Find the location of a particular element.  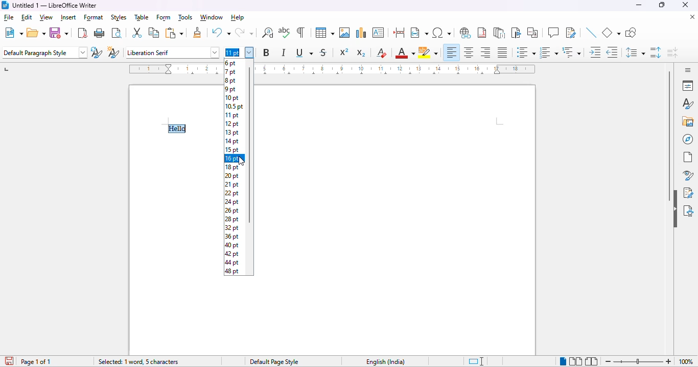

align center is located at coordinates (469, 53).